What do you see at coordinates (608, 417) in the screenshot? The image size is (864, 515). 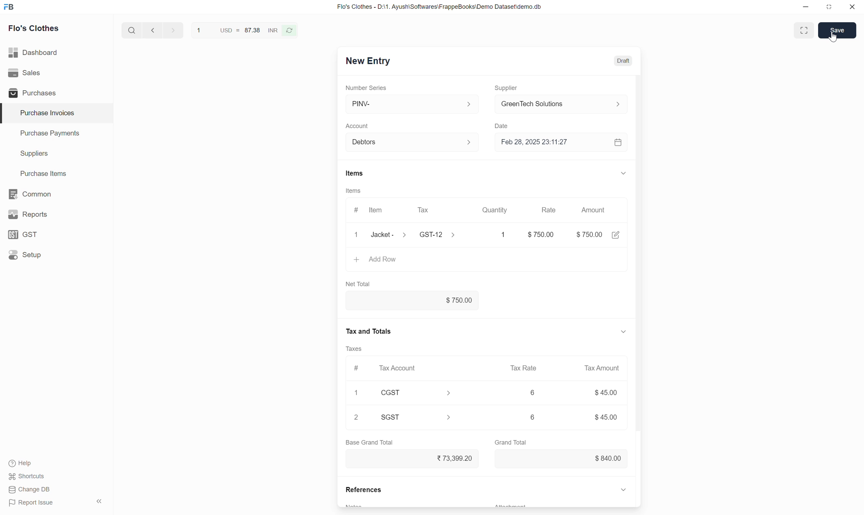 I see `$45.00` at bounding box center [608, 417].